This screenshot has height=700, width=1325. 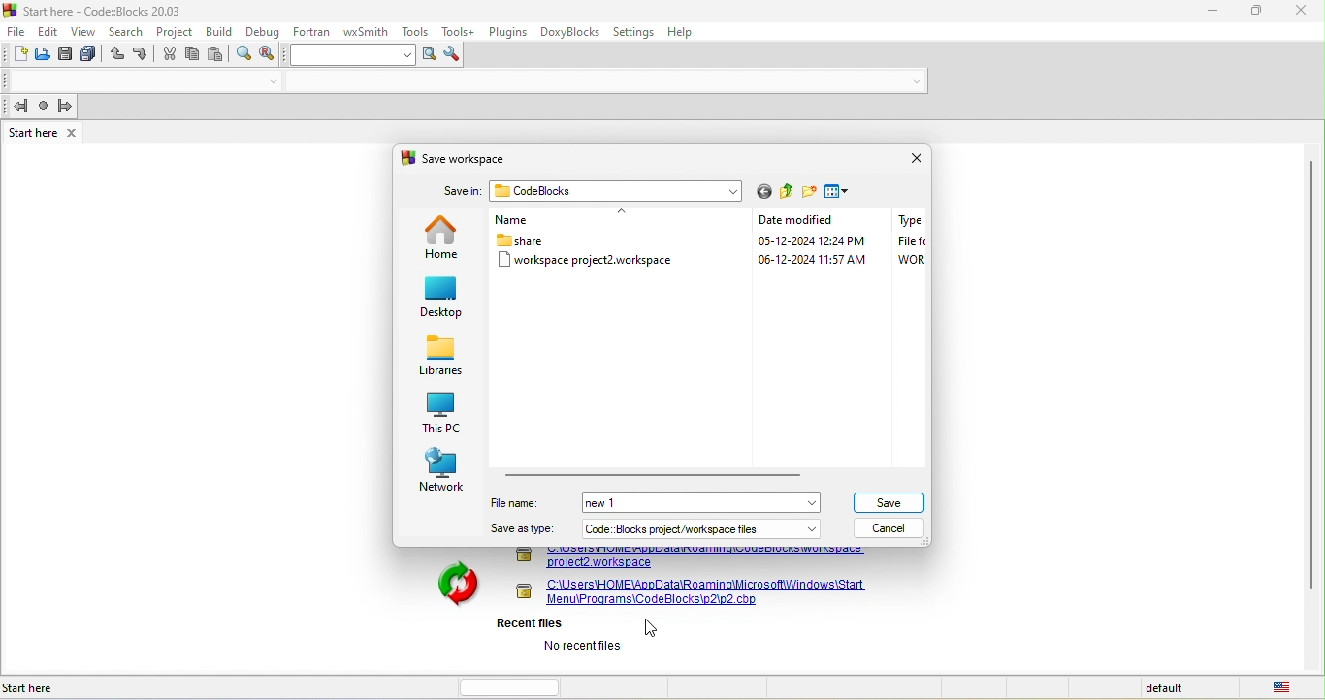 What do you see at coordinates (44, 108) in the screenshot?
I see `last jump` at bounding box center [44, 108].